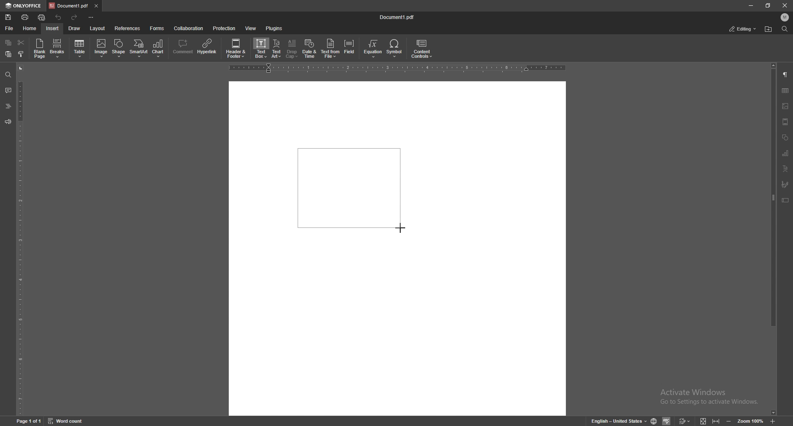 This screenshot has width=793, height=426. I want to click on text art, so click(277, 49).